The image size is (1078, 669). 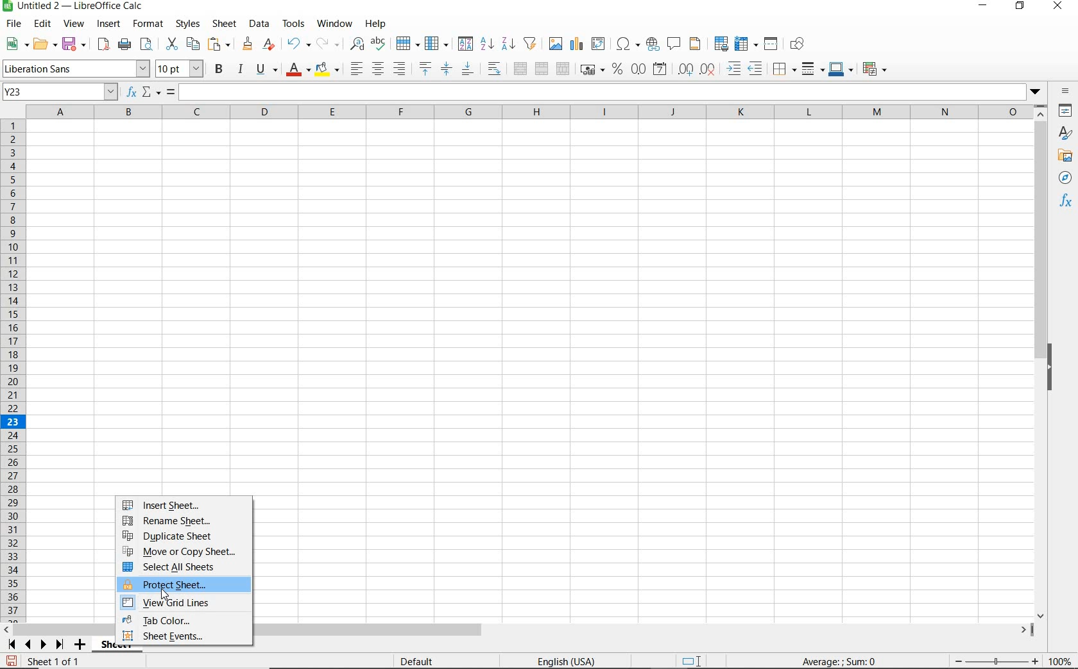 What do you see at coordinates (268, 44) in the screenshot?
I see `CLEAR DIRECT FORMATTING` at bounding box center [268, 44].